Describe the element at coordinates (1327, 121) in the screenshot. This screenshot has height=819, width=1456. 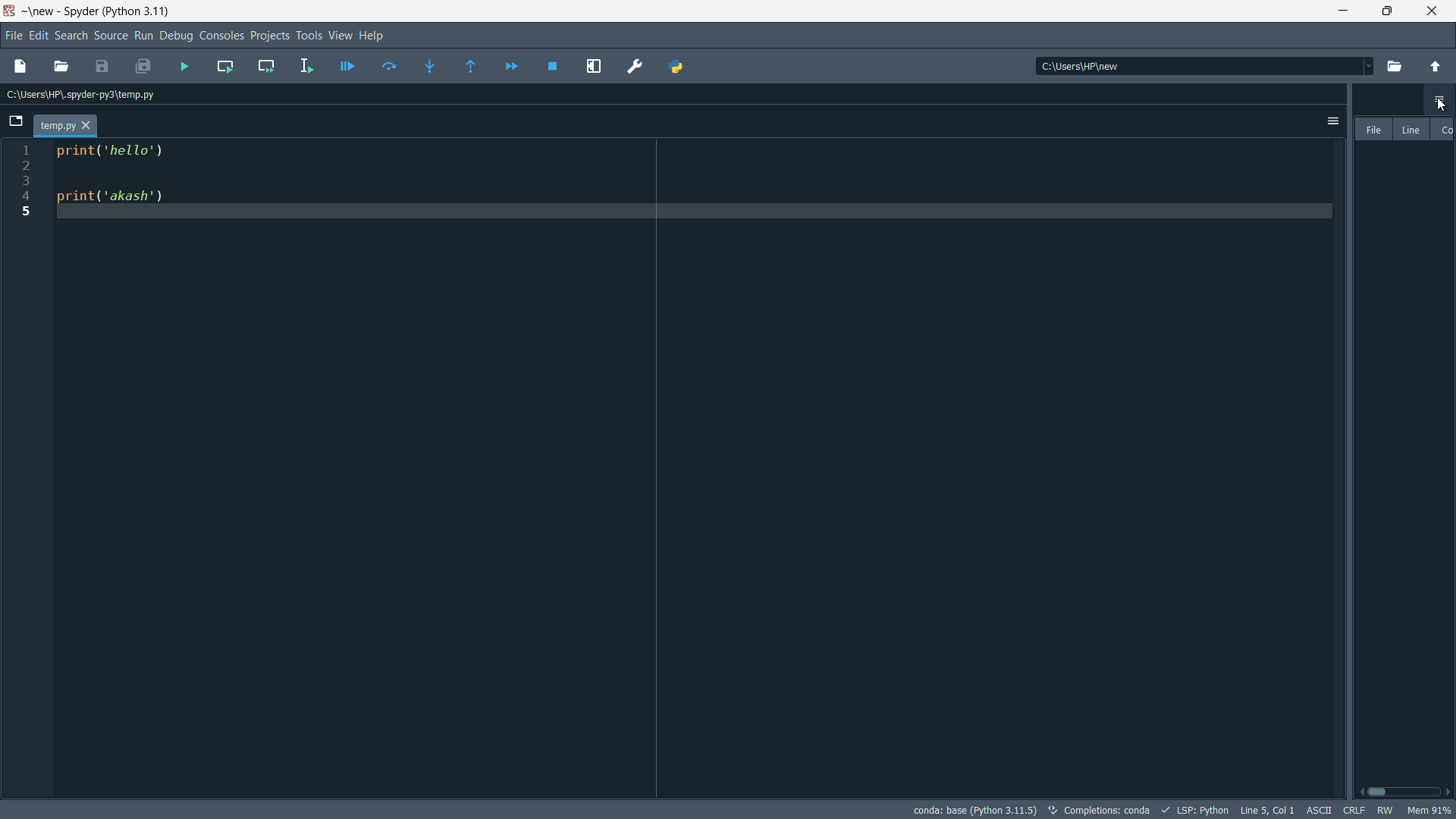
I see `options` at that location.